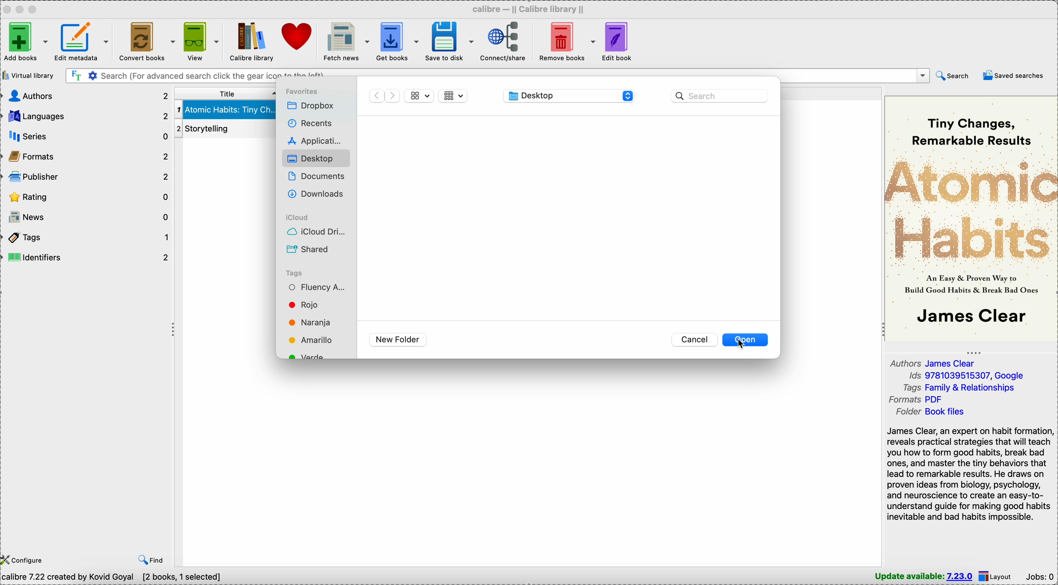 This screenshot has height=585, width=1058. Describe the element at coordinates (85, 41) in the screenshot. I see `edit metadata` at that location.